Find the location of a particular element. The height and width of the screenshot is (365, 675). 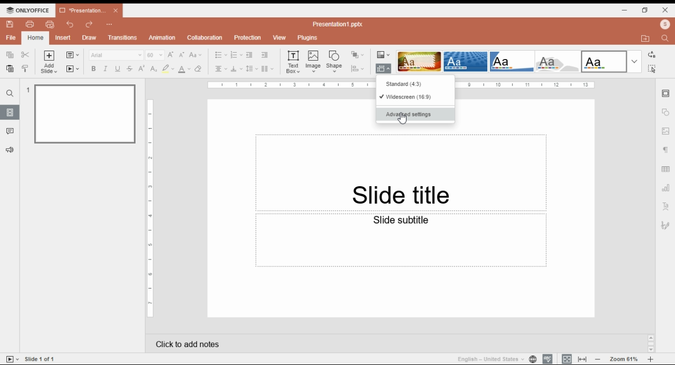

cut is located at coordinates (26, 54).